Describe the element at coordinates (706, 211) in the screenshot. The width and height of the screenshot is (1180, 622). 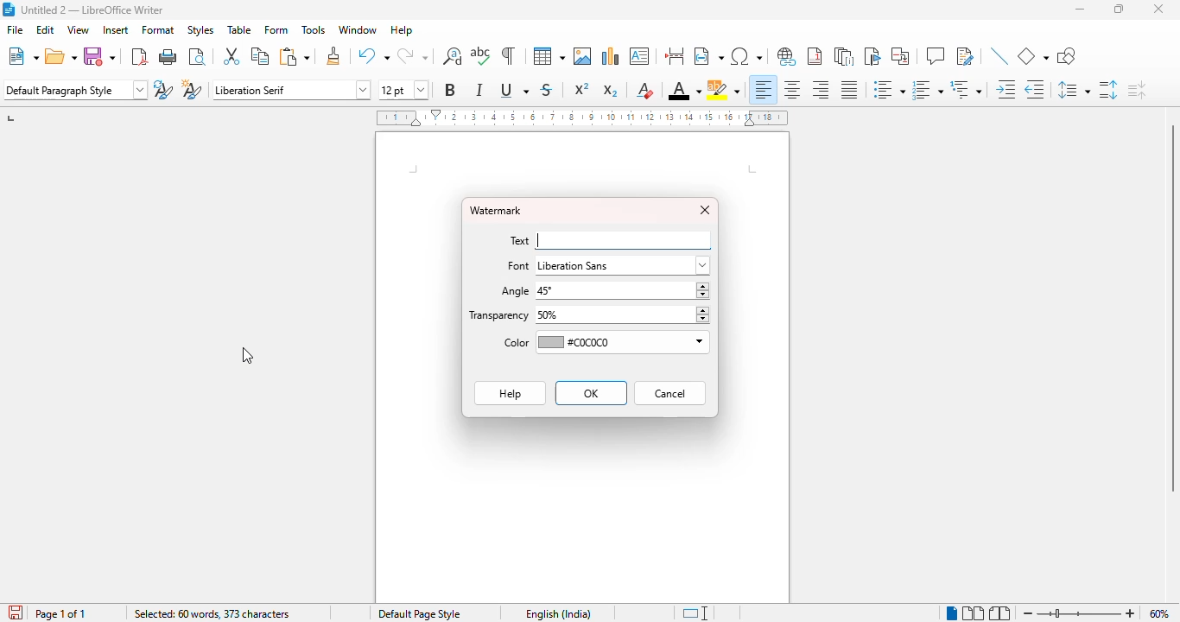
I see `close` at that location.